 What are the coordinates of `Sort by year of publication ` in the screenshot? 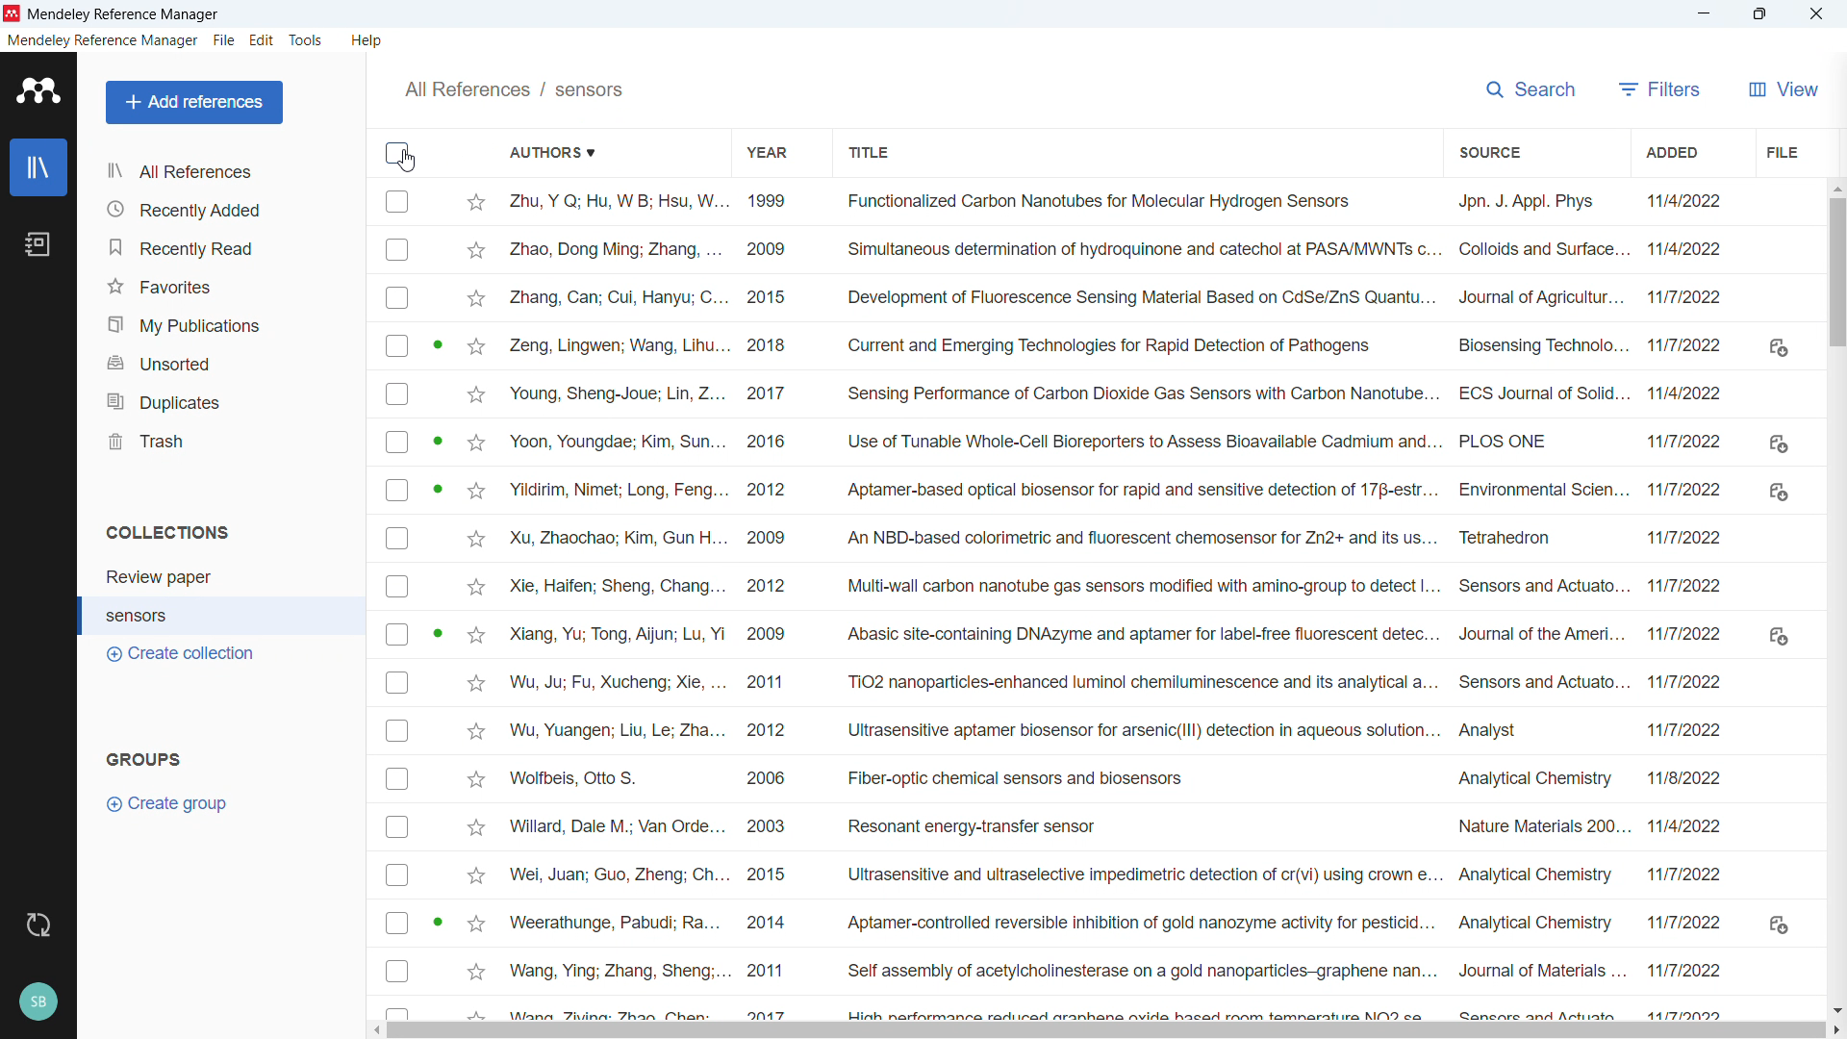 It's located at (767, 153).